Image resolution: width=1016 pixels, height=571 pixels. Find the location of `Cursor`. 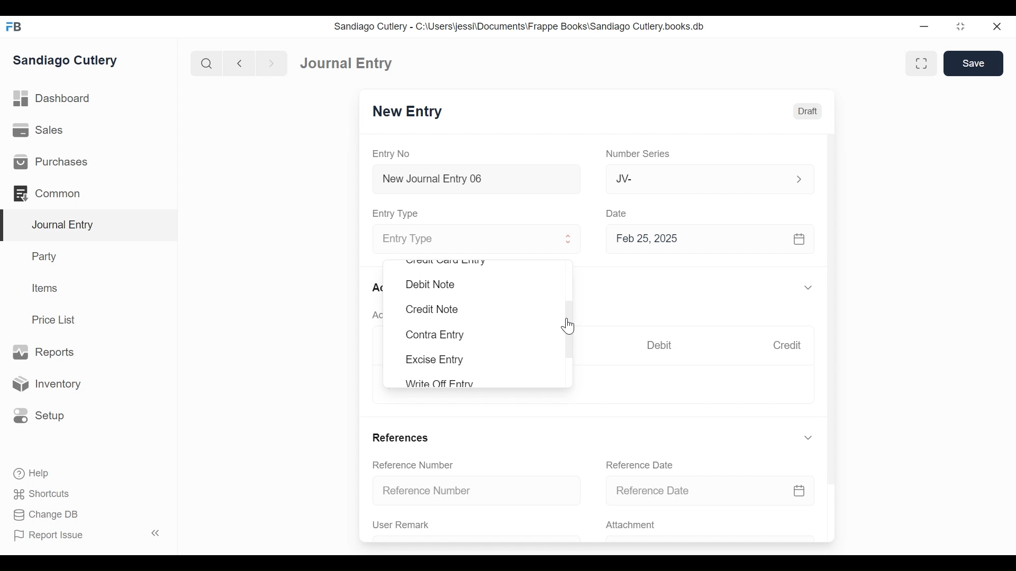

Cursor is located at coordinates (569, 326).